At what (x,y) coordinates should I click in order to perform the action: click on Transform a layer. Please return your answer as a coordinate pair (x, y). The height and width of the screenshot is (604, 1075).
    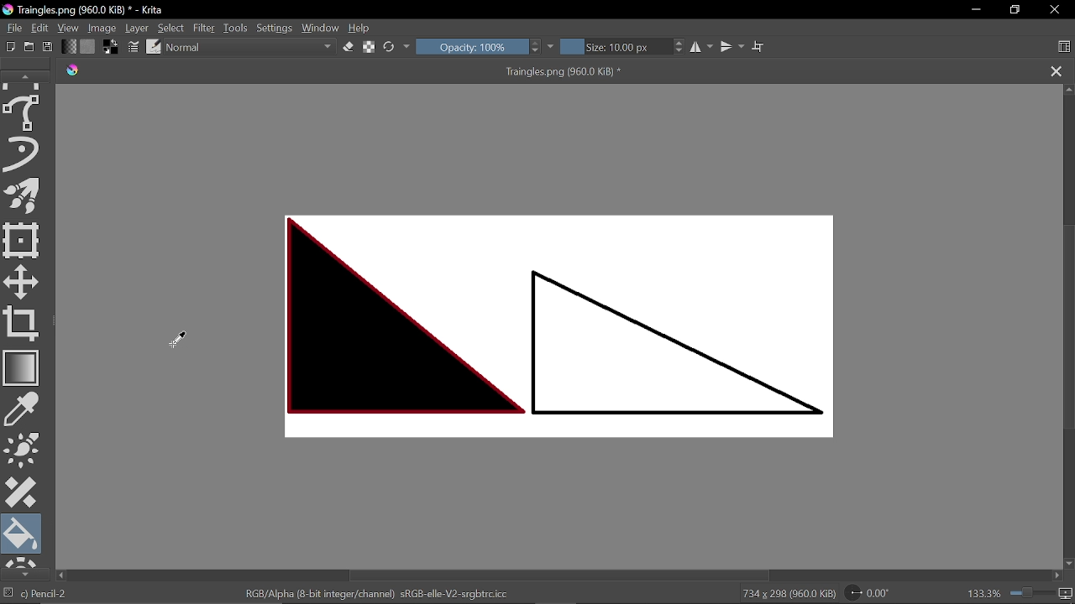
    Looking at the image, I should click on (22, 241).